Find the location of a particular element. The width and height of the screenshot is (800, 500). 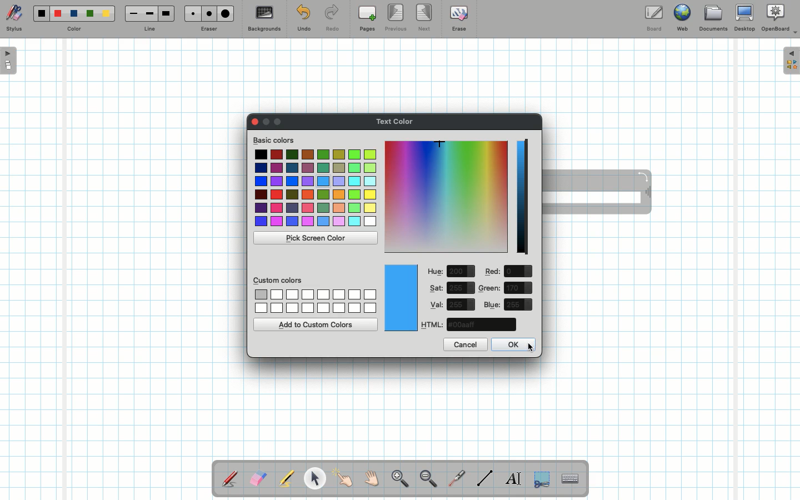

Val is located at coordinates (437, 304).